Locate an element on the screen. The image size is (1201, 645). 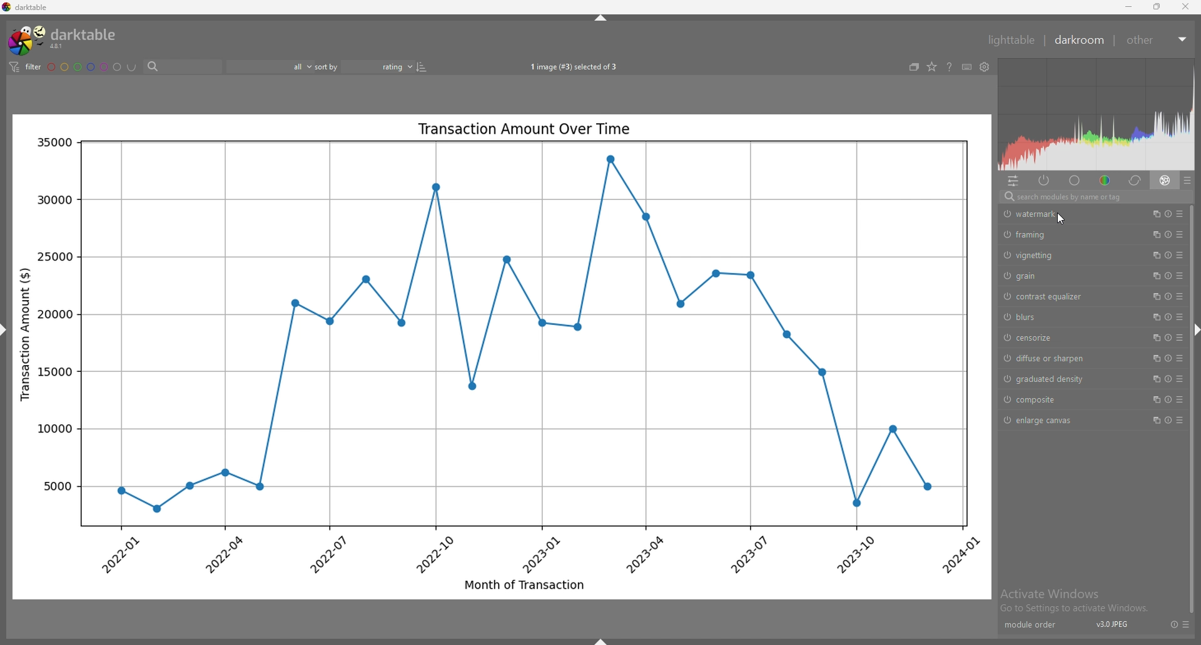
quick access panel is located at coordinates (1013, 181).